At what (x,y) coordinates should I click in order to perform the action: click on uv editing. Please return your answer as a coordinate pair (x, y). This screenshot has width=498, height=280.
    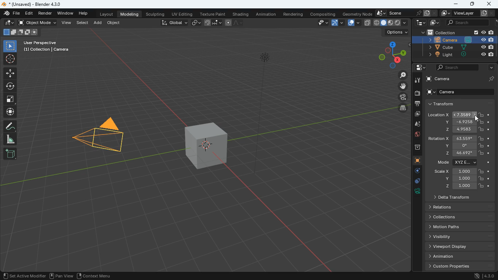
    Looking at the image, I should click on (182, 14).